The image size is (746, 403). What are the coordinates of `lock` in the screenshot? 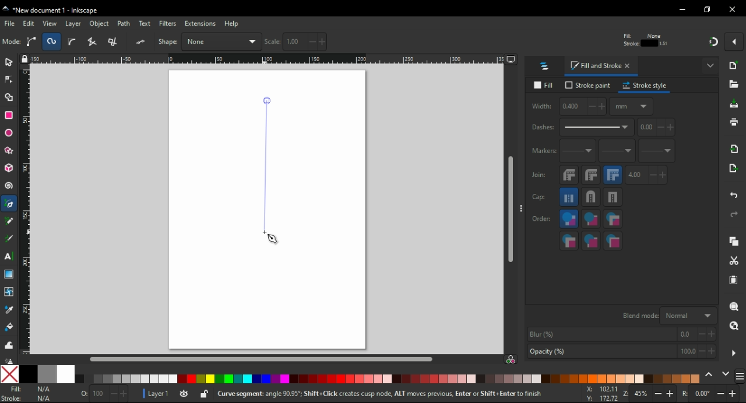 It's located at (492, 42).